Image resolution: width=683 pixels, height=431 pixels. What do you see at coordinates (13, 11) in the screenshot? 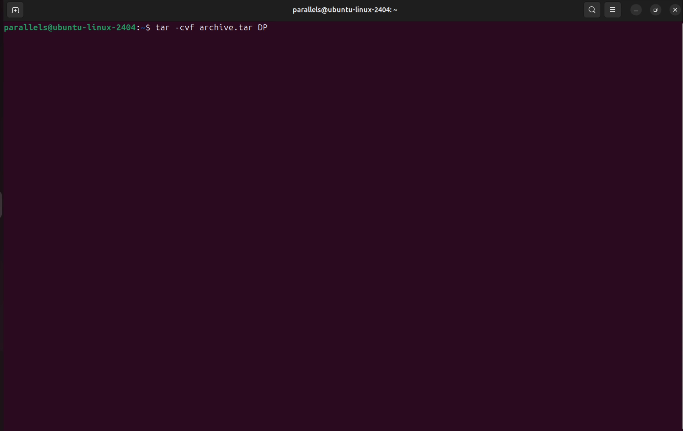
I see `add terminal` at bounding box center [13, 11].